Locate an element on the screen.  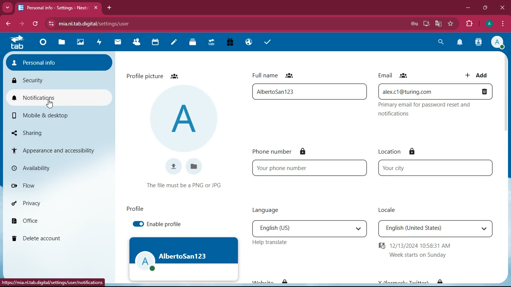
activity is located at coordinates (100, 42).